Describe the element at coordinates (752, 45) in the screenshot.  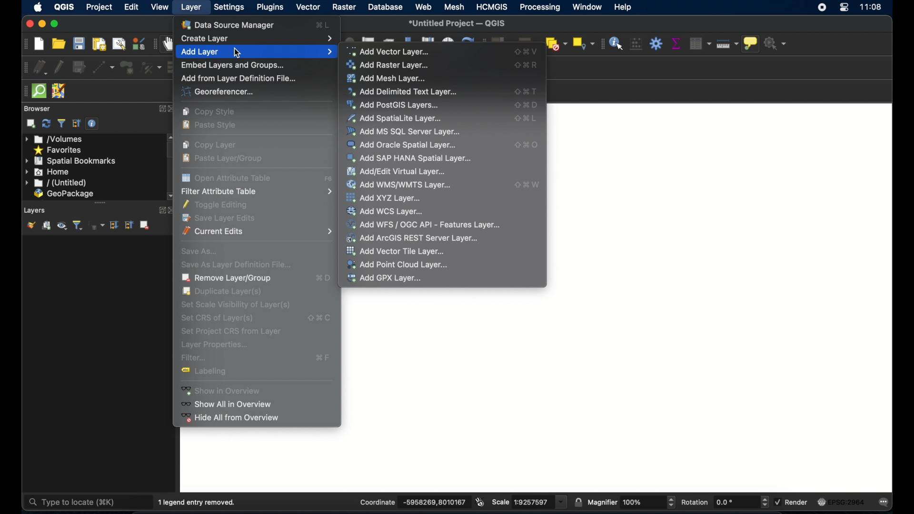
I see `show map tips` at that location.